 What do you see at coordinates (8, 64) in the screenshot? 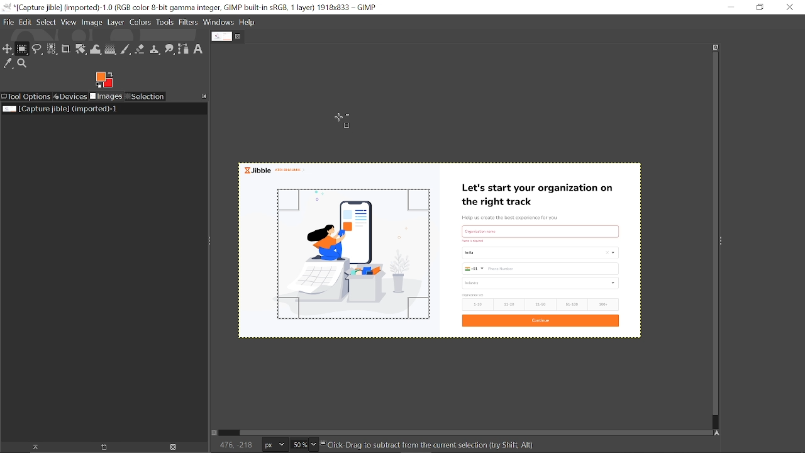
I see `Color picker tool` at bounding box center [8, 64].